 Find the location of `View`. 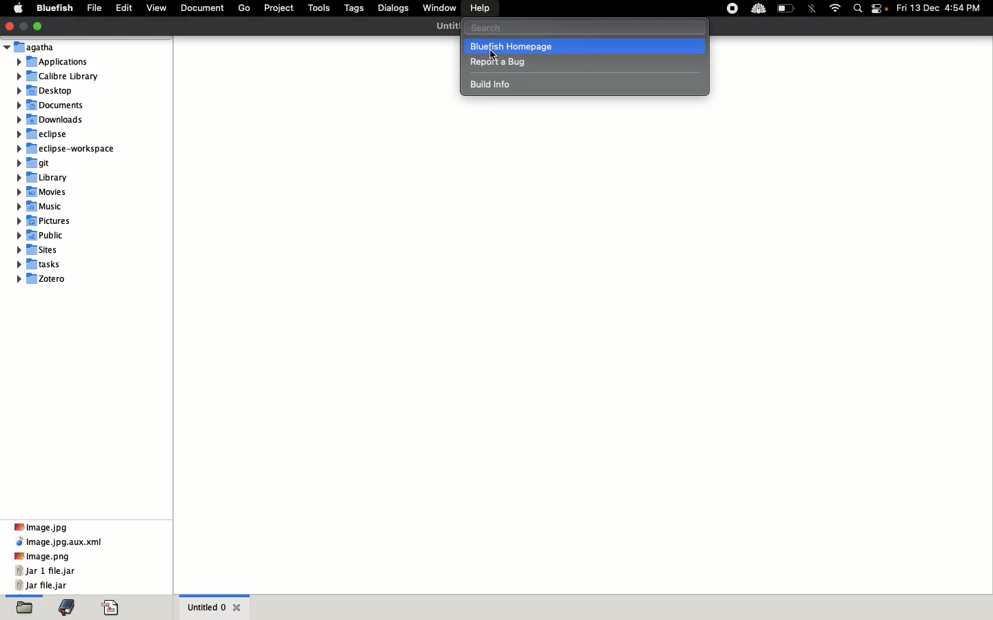

View is located at coordinates (157, 8).